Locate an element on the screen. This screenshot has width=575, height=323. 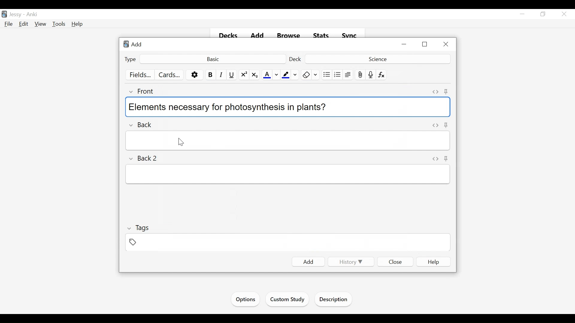
Add is located at coordinates (258, 36).